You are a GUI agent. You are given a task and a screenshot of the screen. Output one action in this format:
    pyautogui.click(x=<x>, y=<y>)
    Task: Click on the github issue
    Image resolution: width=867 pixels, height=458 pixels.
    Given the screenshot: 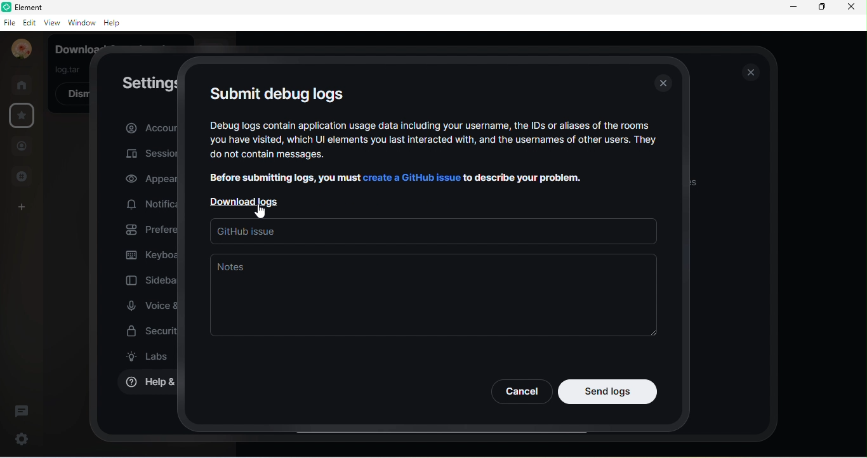 What is the action you would take?
    pyautogui.click(x=234, y=220)
    